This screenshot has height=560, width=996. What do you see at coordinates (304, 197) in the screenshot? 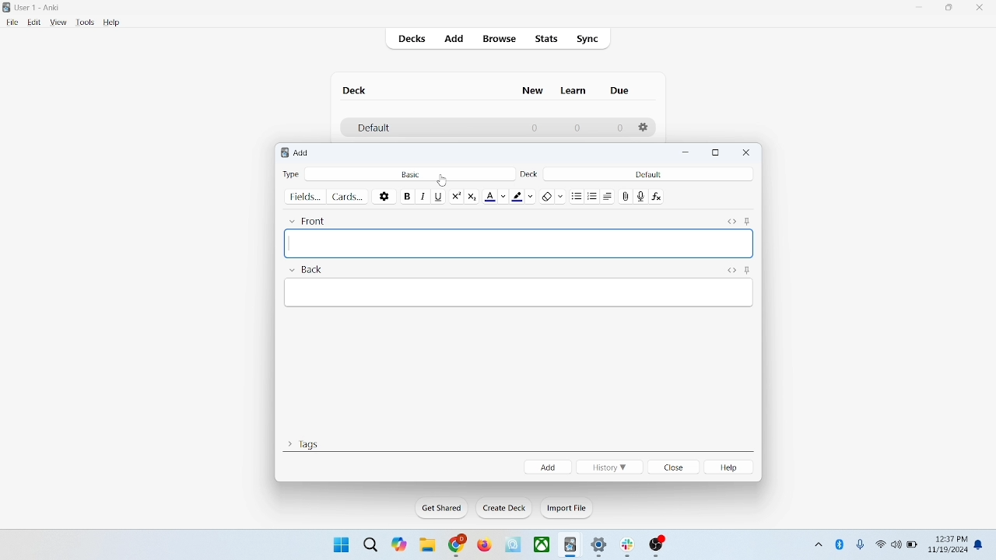
I see `fields` at bounding box center [304, 197].